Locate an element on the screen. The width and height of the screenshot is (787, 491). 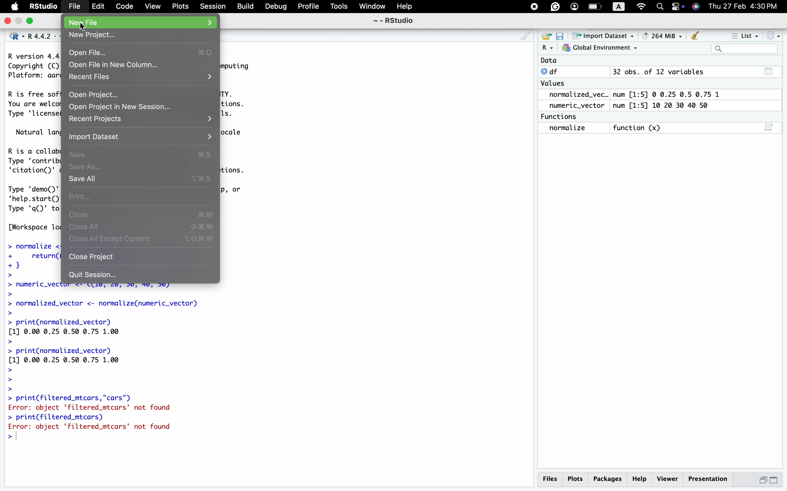
R is free sof
You are welcor
Type 'licensel is located at coordinates (33, 105).